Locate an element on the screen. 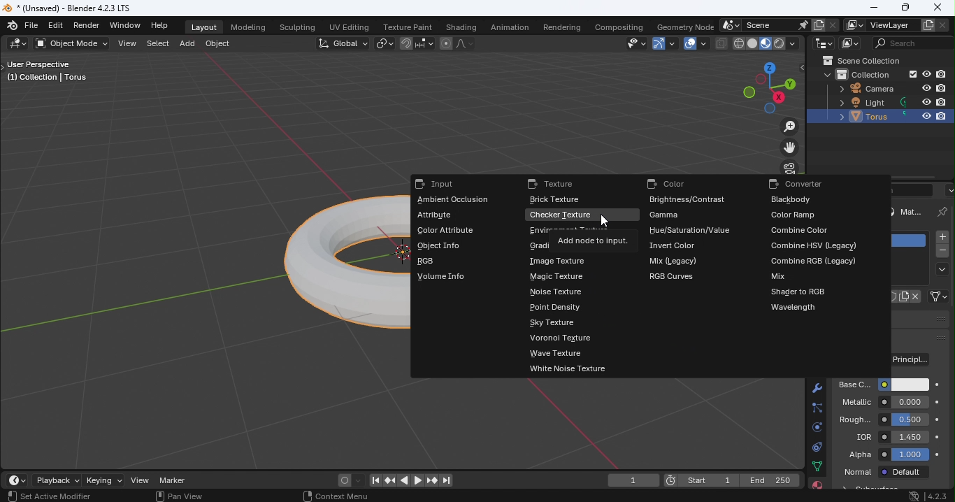 Image resolution: width=955 pixels, height=502 pixels. Hide in viewpoint is located at coordinates (926, 74).